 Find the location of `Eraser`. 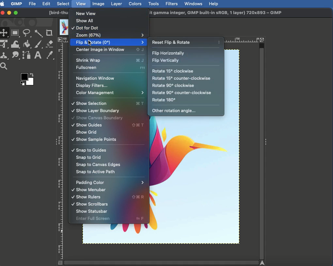

Eraser is located at coordinates (50, 44).